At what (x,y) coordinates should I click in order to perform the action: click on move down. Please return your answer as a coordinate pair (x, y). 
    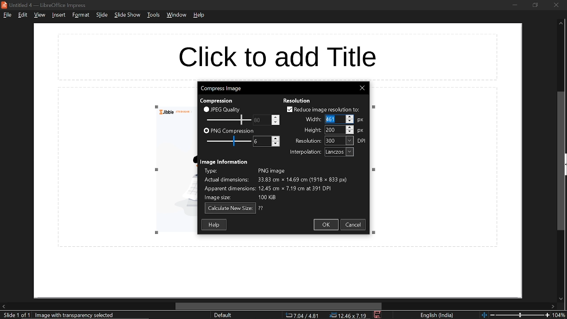
    Looking at the image, I should click on (560, 298).